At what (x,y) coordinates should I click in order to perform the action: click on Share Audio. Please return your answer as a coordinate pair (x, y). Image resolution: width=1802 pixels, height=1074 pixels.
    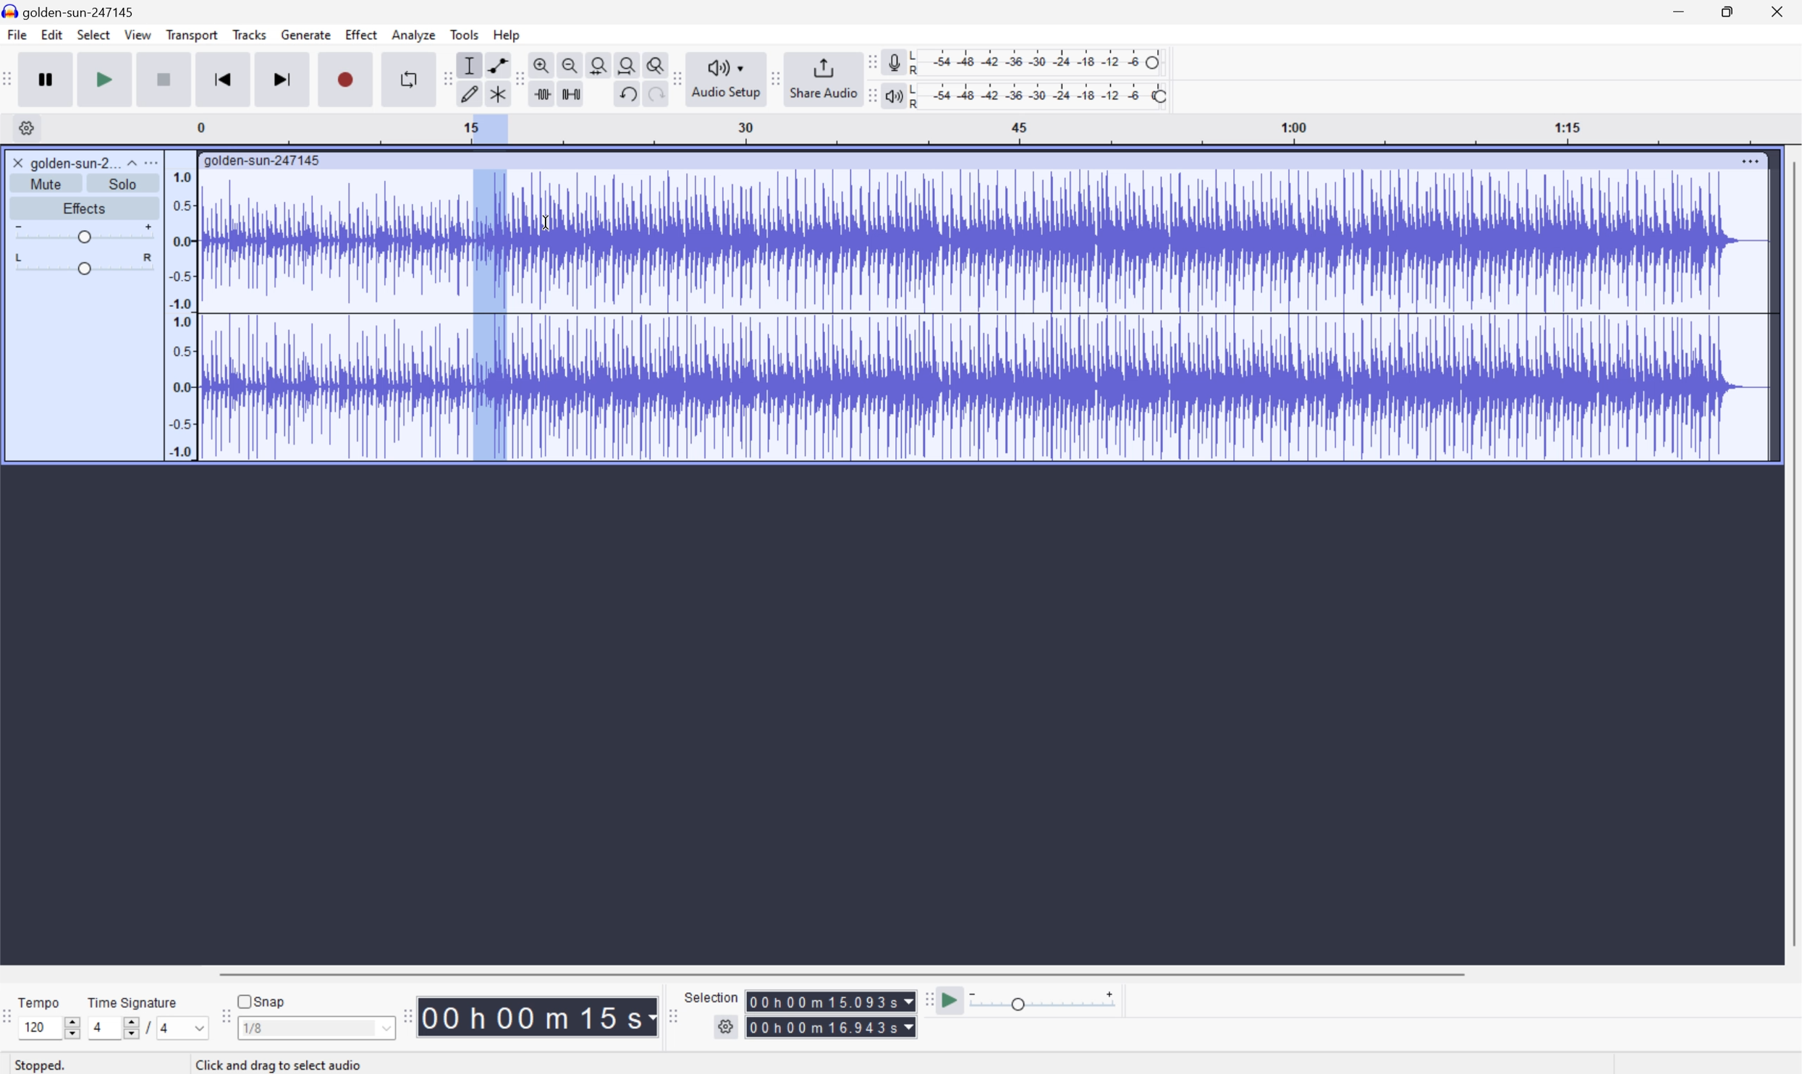
    Looking at the image, I should click on (820, 77).